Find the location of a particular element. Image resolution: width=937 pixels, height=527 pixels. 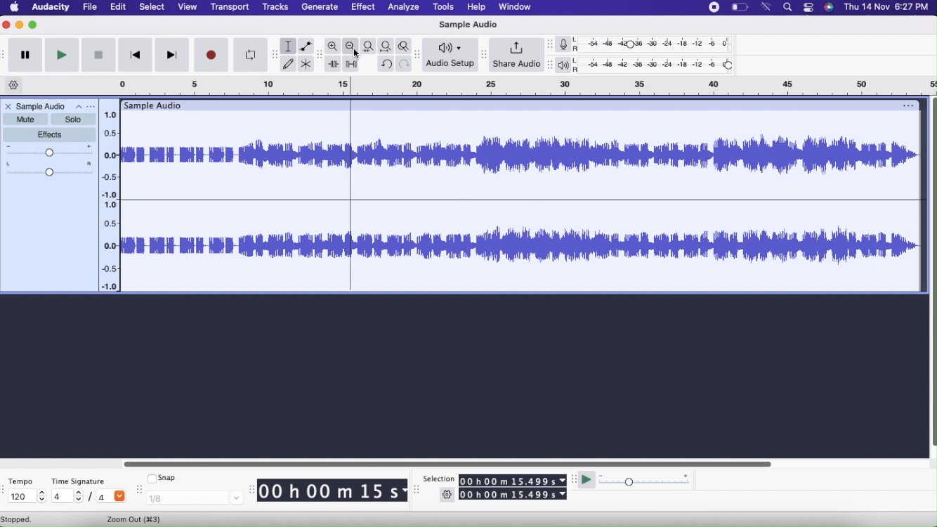

Record meter is located at coordinates (567, 44).